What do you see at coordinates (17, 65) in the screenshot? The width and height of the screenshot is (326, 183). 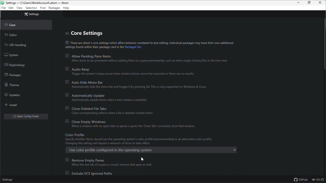 I see `Keybinding` at bounding box center [17, 65].